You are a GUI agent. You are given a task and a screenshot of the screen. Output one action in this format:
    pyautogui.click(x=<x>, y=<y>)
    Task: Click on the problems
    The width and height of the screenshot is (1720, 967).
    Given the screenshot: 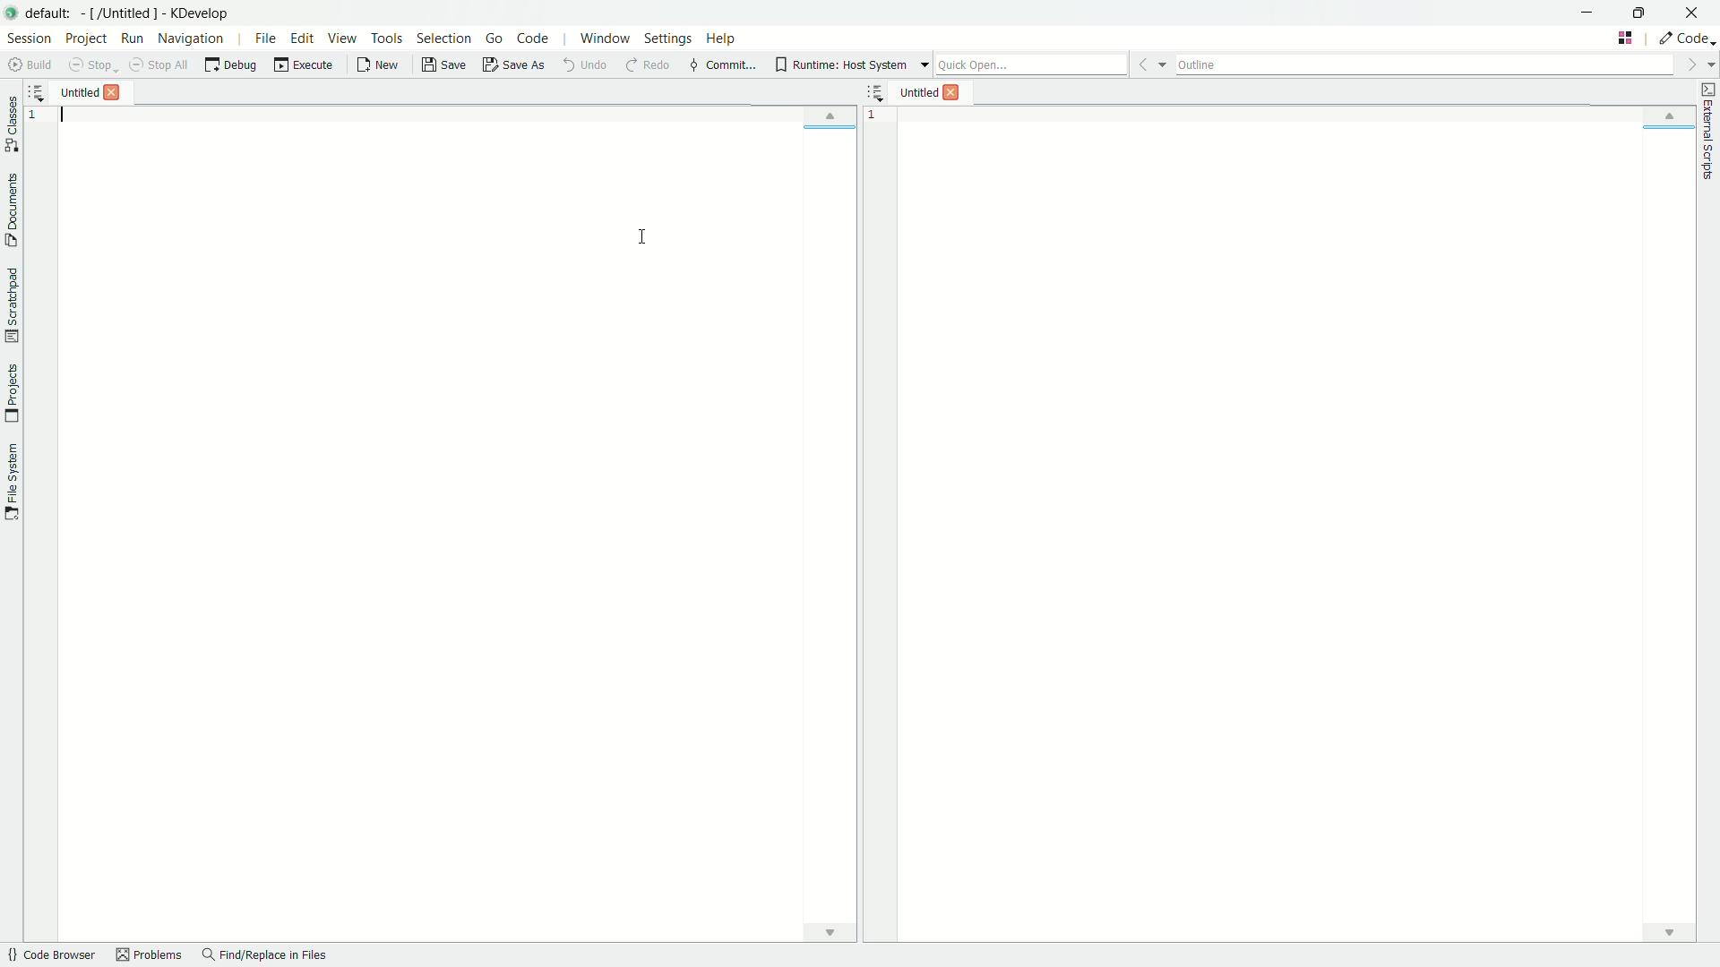 What is the action you would take?
    pyautogui.click(x=147, y=956)
    